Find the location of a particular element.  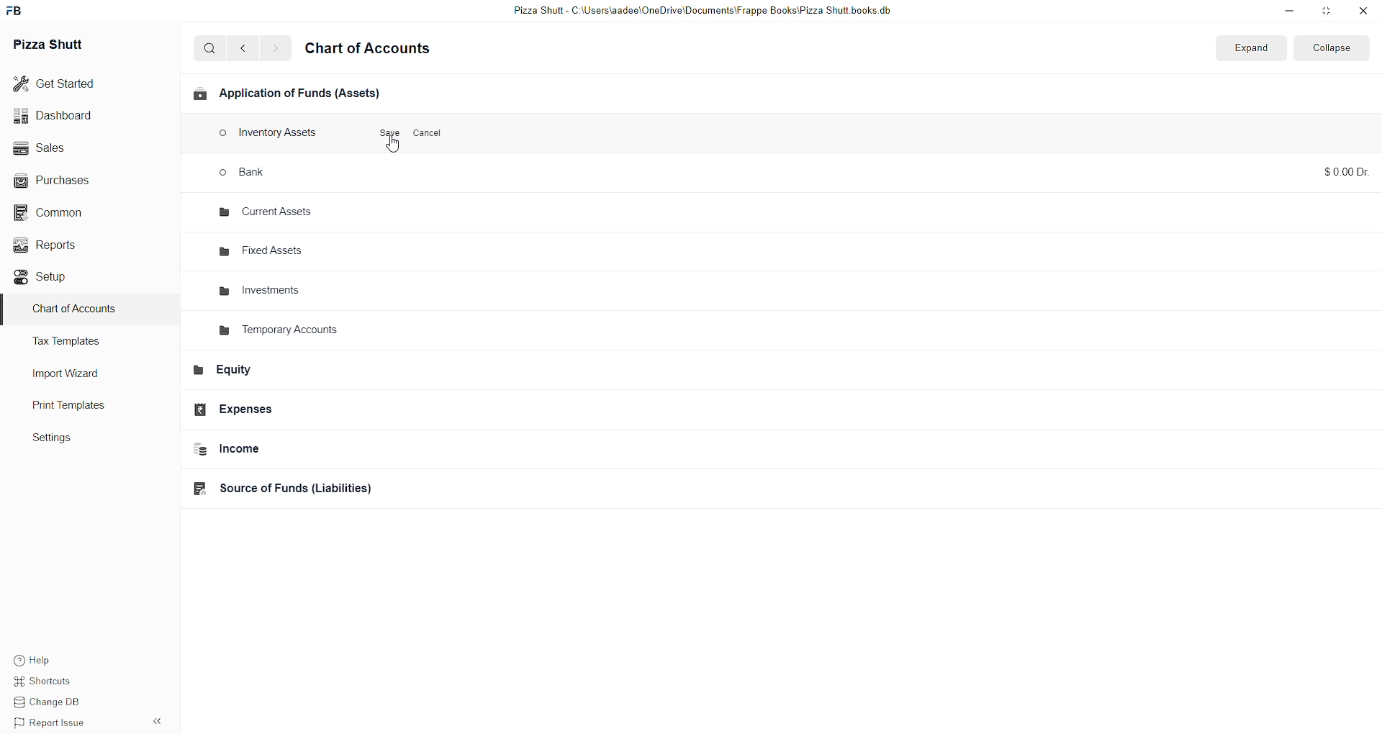

Charts of Accounts  is located at coordinates (76, 312).